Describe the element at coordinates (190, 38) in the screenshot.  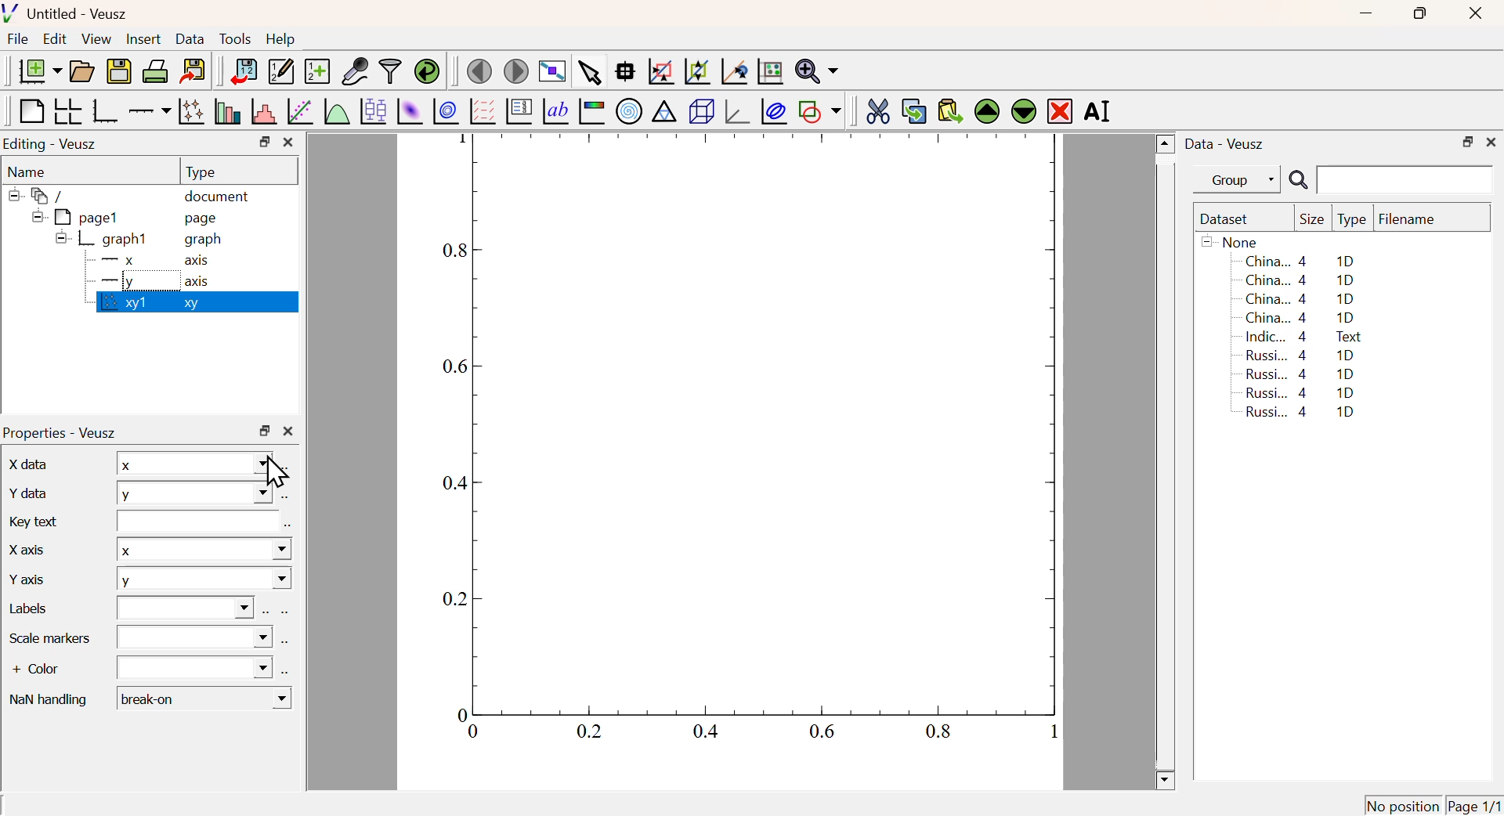
I see `Data` at that location.